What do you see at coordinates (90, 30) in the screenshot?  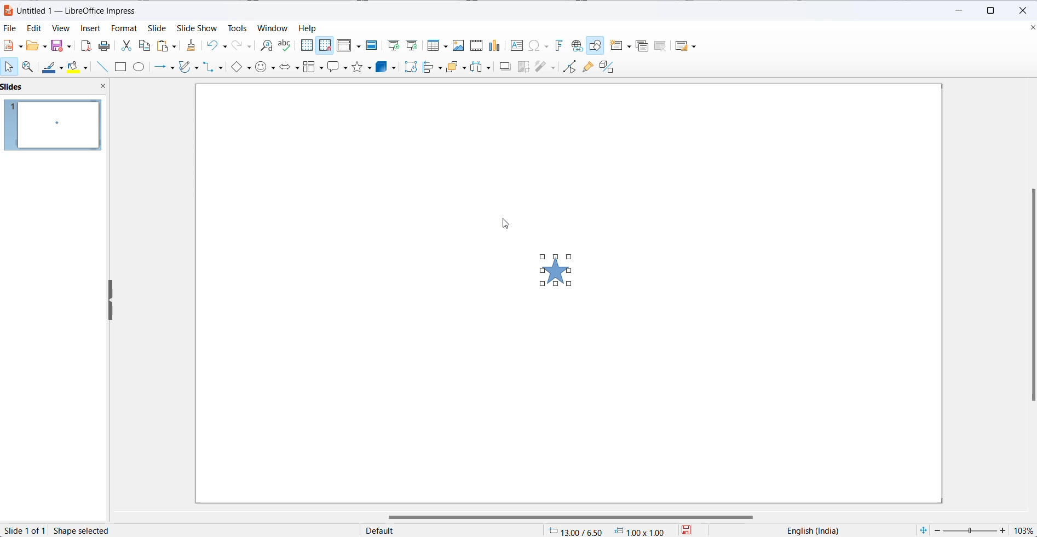 I see `insert ` at bounding box center [90, 30].